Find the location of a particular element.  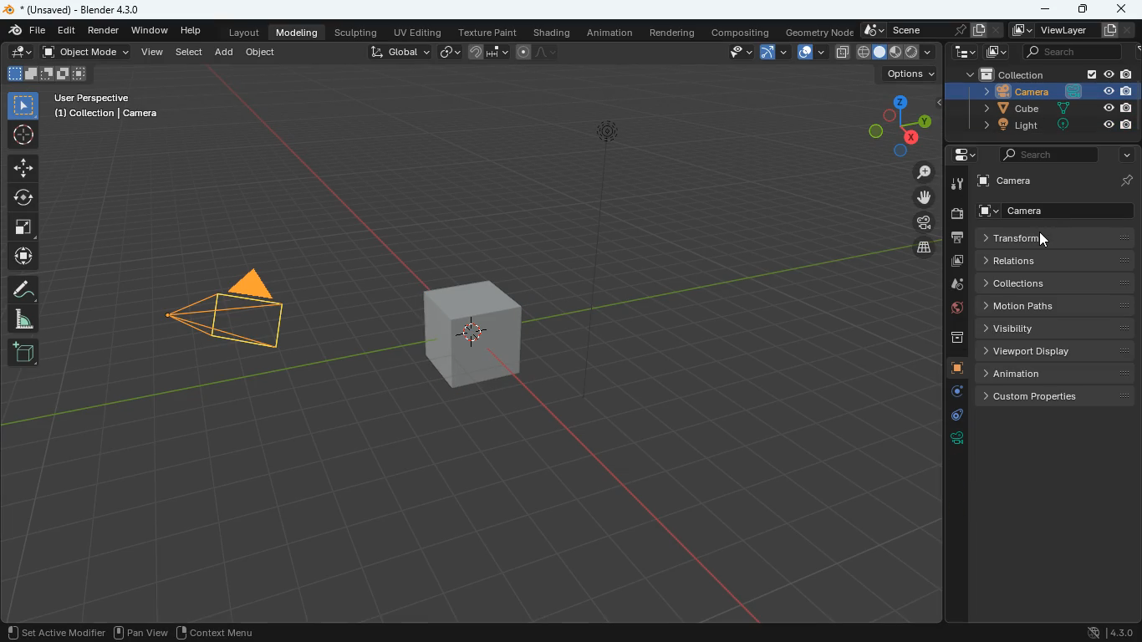

user perspective is located at coordinates (105, 109).